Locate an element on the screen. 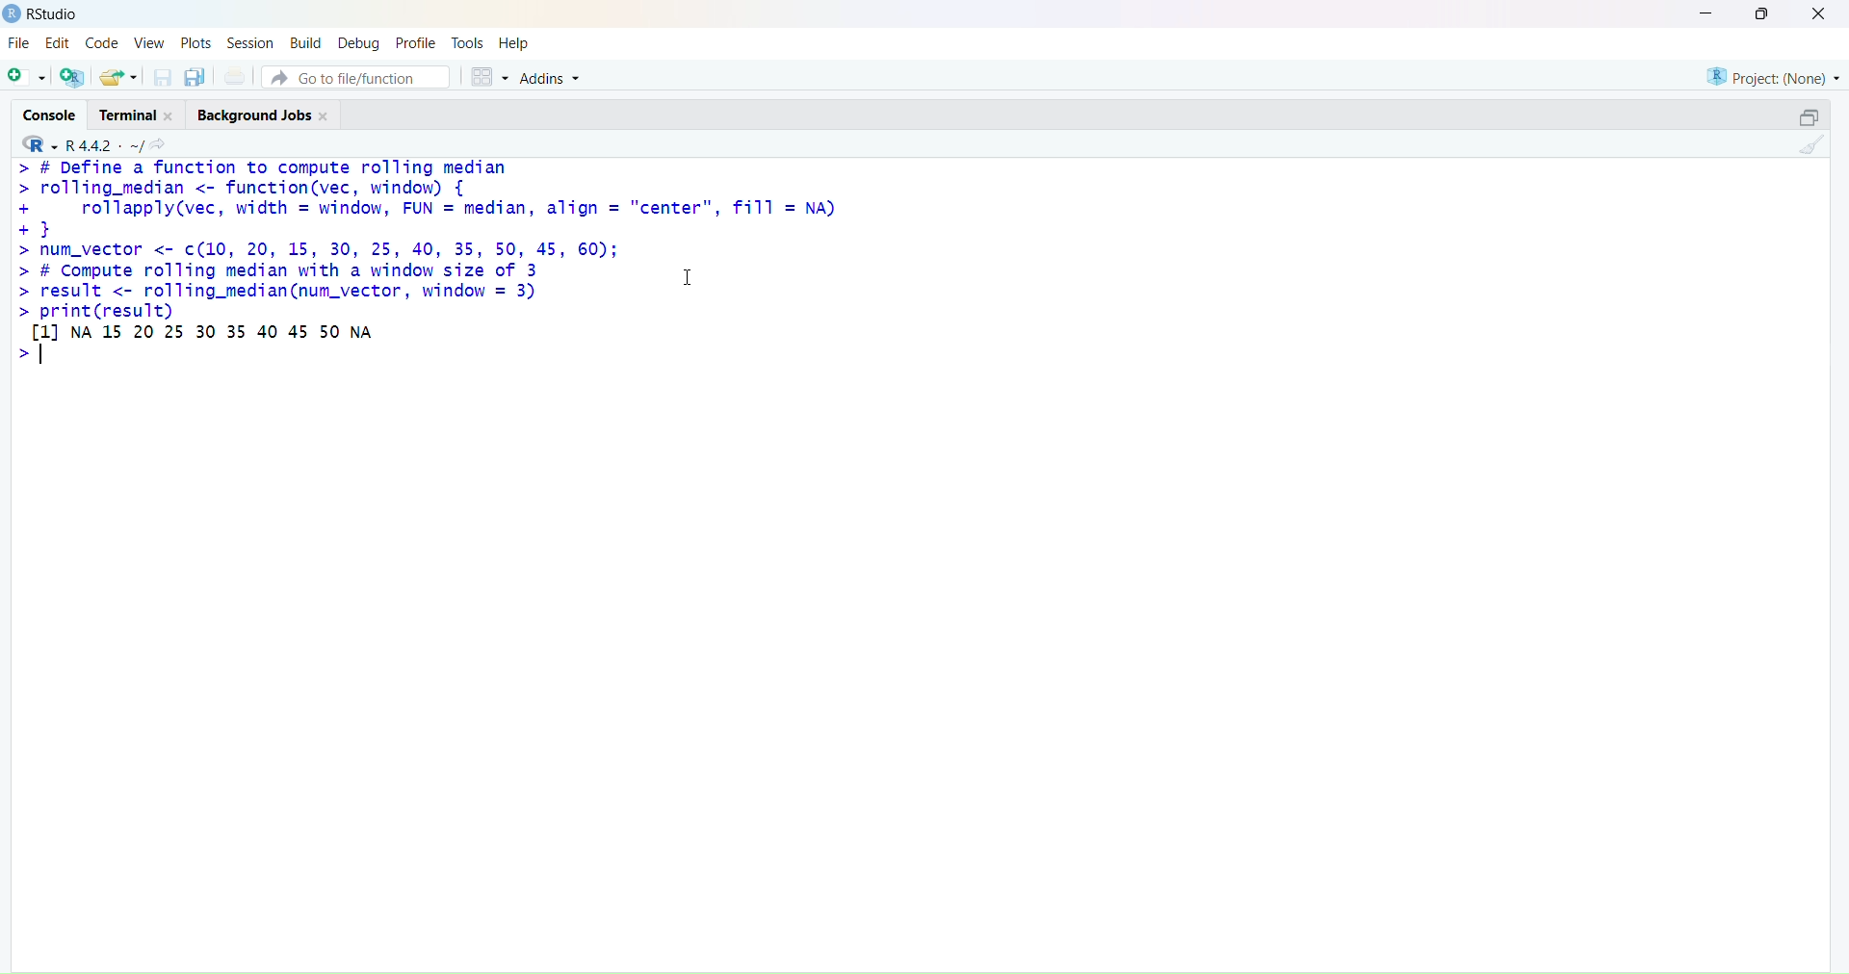  go to file/function is located at coordinates (358, 78).